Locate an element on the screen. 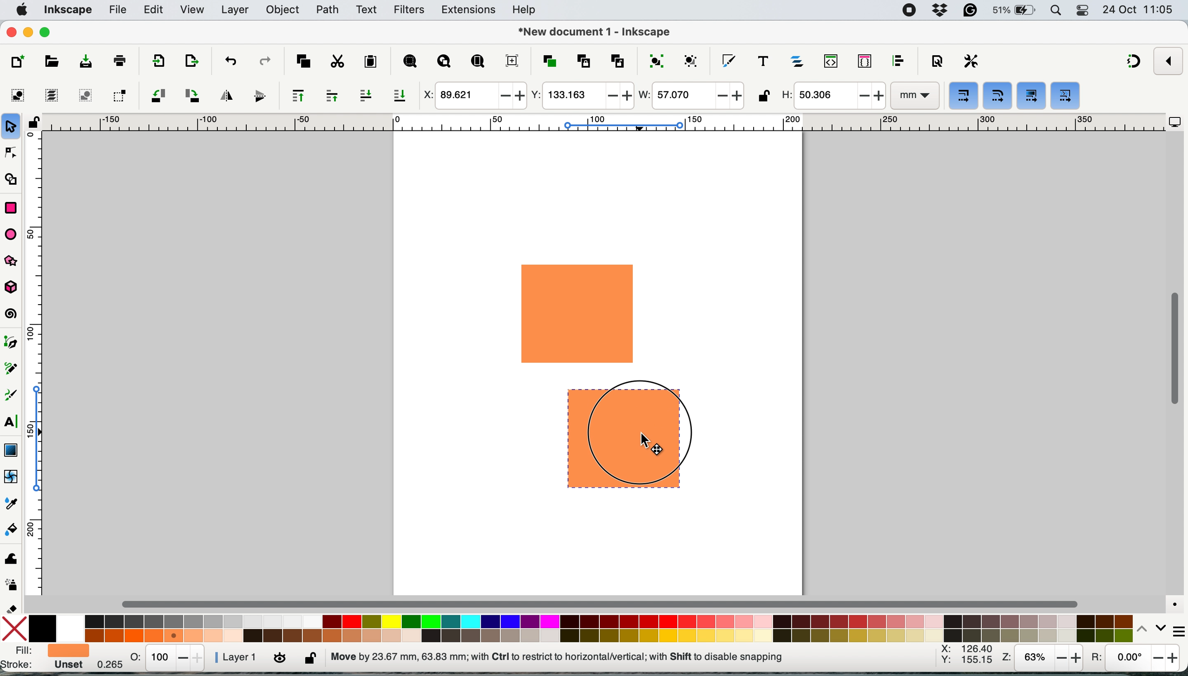  battery is located at coordinates (1015, 10).